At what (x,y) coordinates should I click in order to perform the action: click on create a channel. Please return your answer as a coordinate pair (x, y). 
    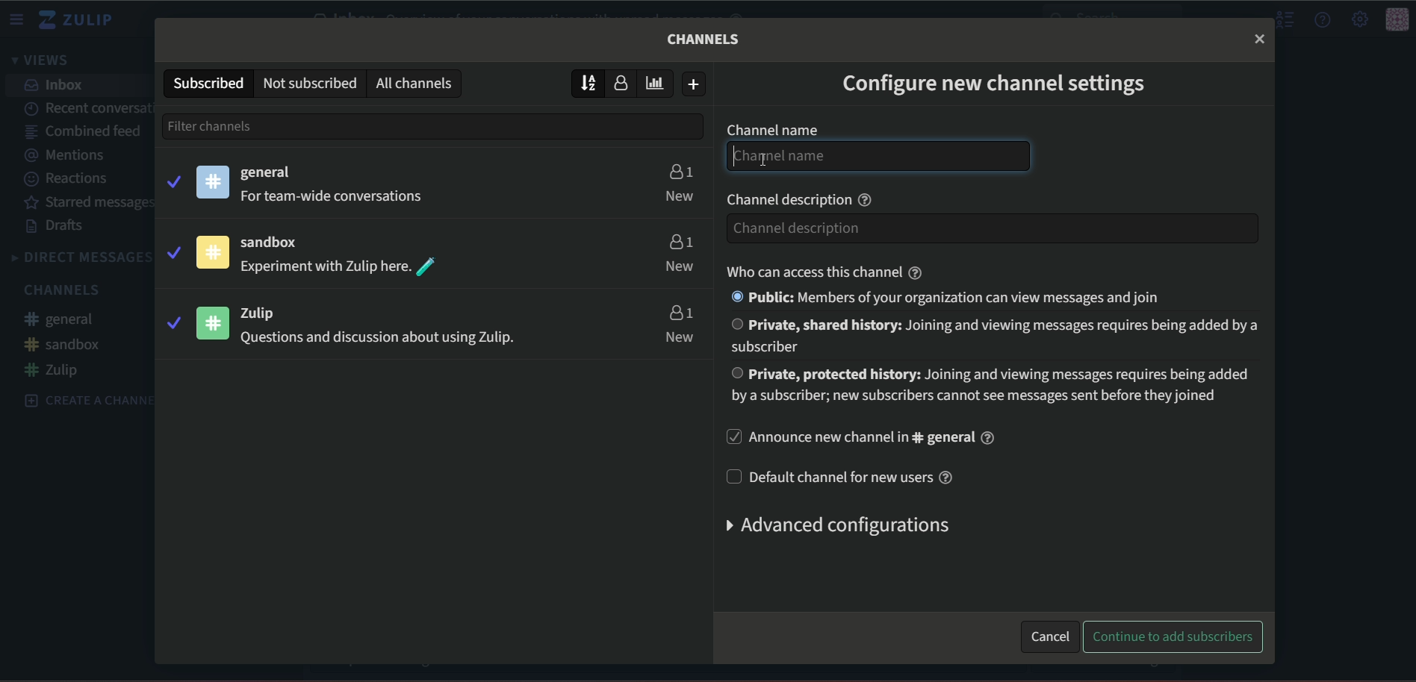
    Looking at the image, I should click on (81, 399).